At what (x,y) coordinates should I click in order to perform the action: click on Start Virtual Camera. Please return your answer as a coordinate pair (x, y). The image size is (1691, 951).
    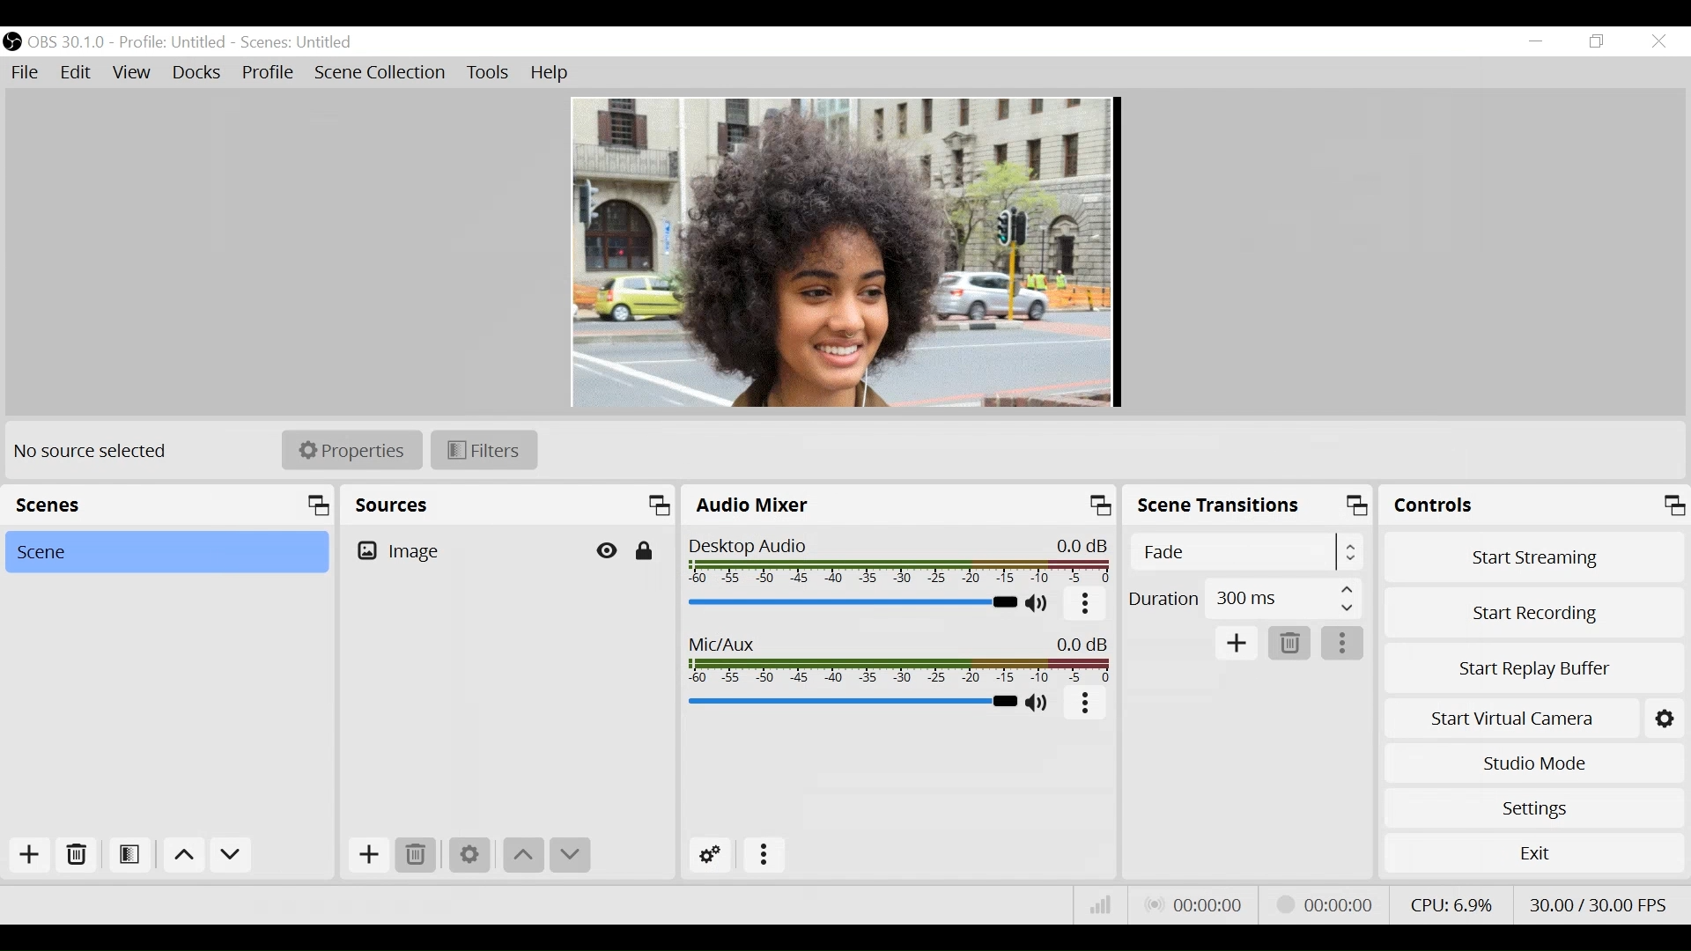
    Looking at the image, I should click on (1510, 717).